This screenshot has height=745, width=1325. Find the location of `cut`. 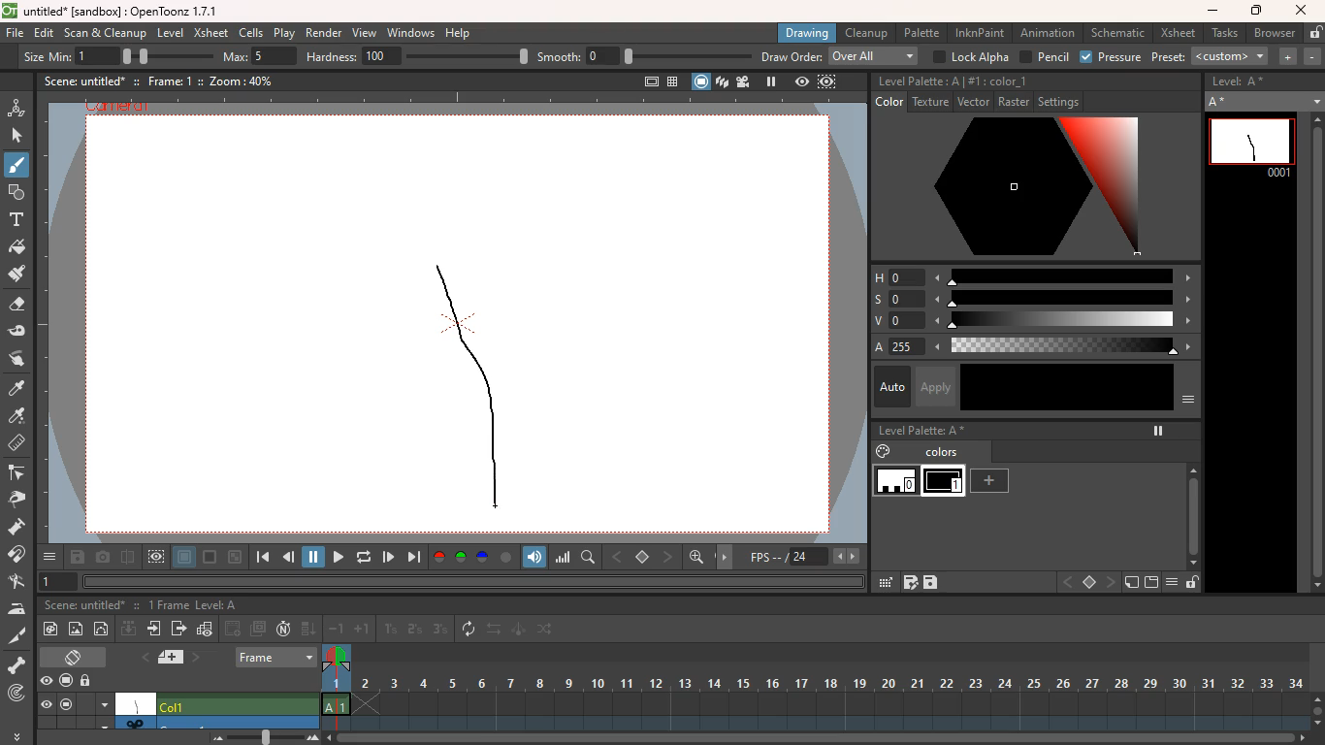

cut is located at coordinates (15, 634).